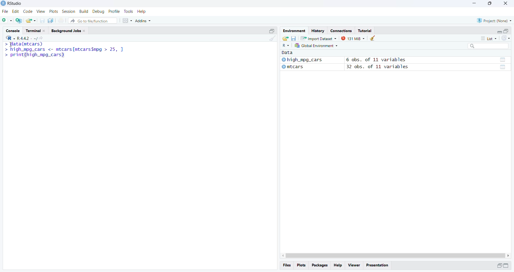 This screenshot has width=514, height=272. Describe the element at coordinates (14, 3) in the screenshot. I see `RStudio` at that location.